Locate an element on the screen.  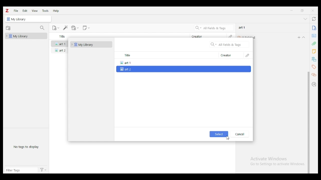
abstract is located at coordinates (314, 36).